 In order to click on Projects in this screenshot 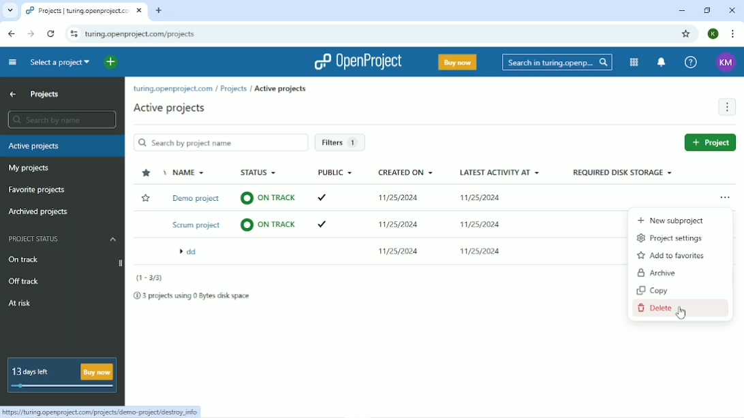, I will do `click(234, 89)`.